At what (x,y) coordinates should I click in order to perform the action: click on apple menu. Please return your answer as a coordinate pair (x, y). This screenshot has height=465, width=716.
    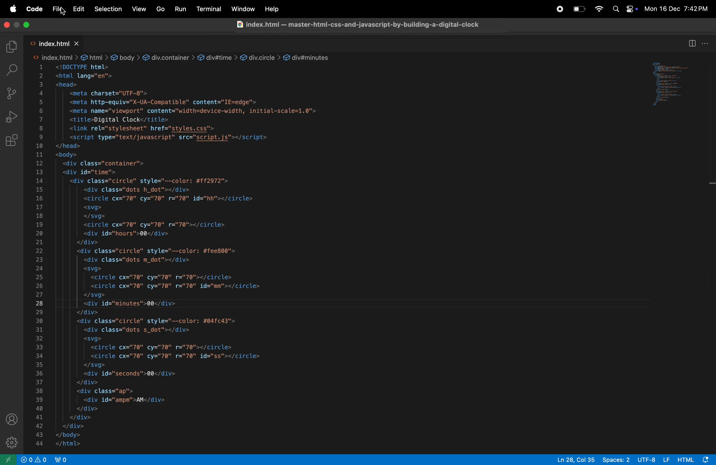
    Looking at the image, I should click on (14, 8).